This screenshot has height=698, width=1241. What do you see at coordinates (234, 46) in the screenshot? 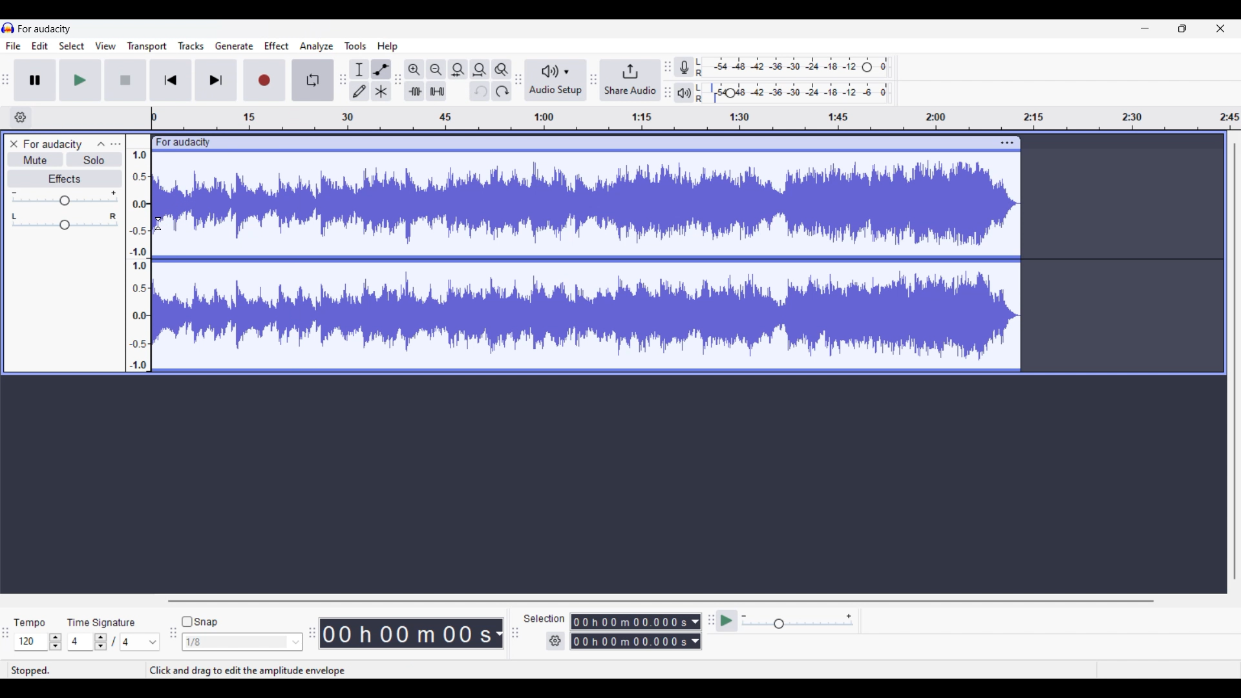
I see `Generate` at bounding box center [234, 46].